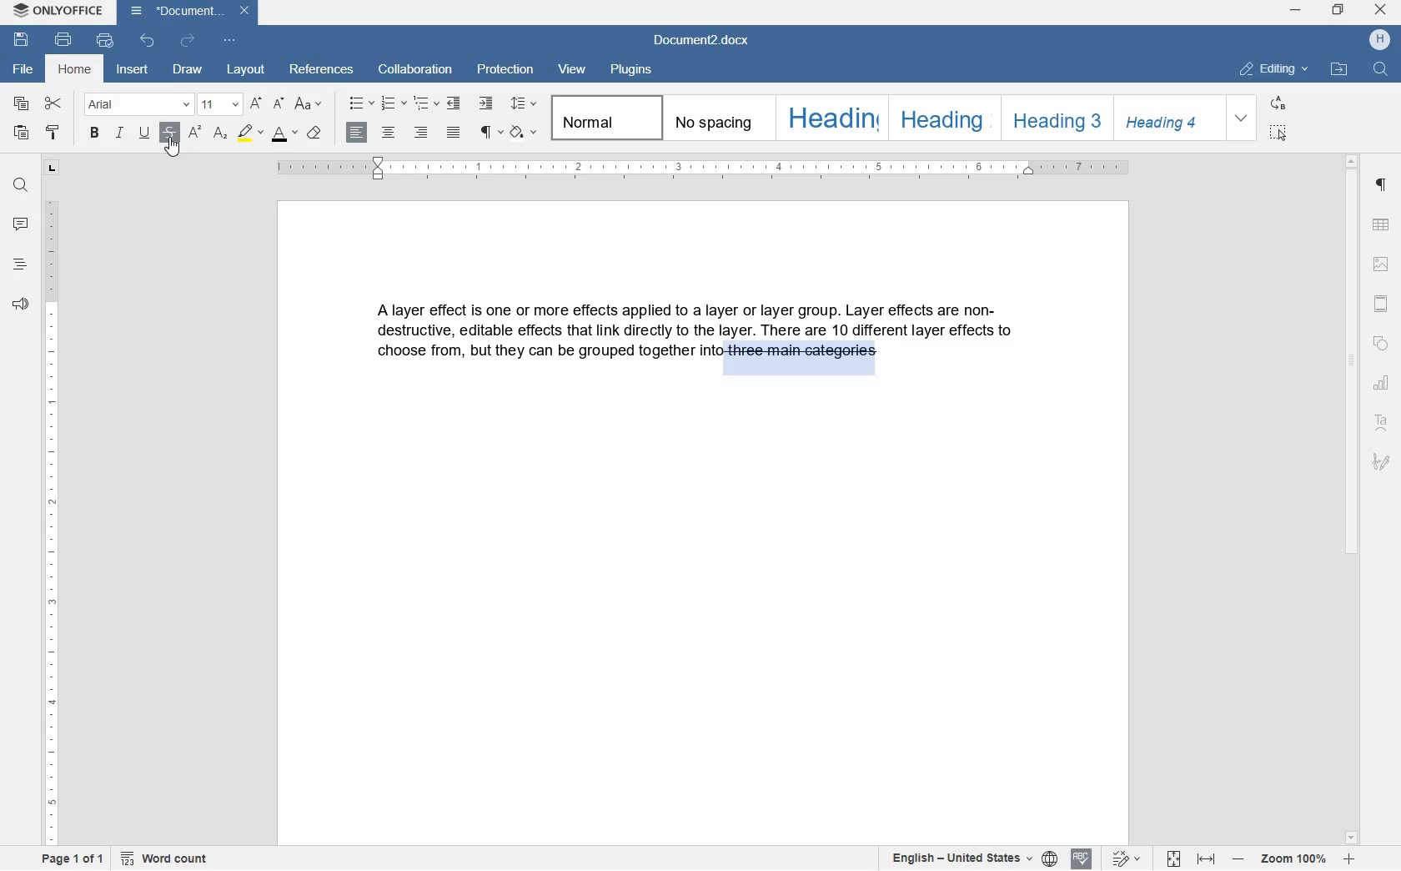  Describe the element at coordinates (20, 39) in the screenshot. I see `save` at that location.